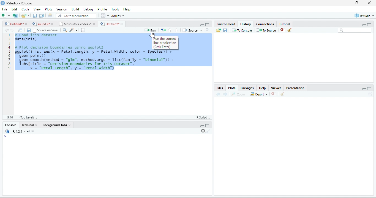 The height and width of the screenshot is (198, 376). I want to click on down, so click(176, 30).